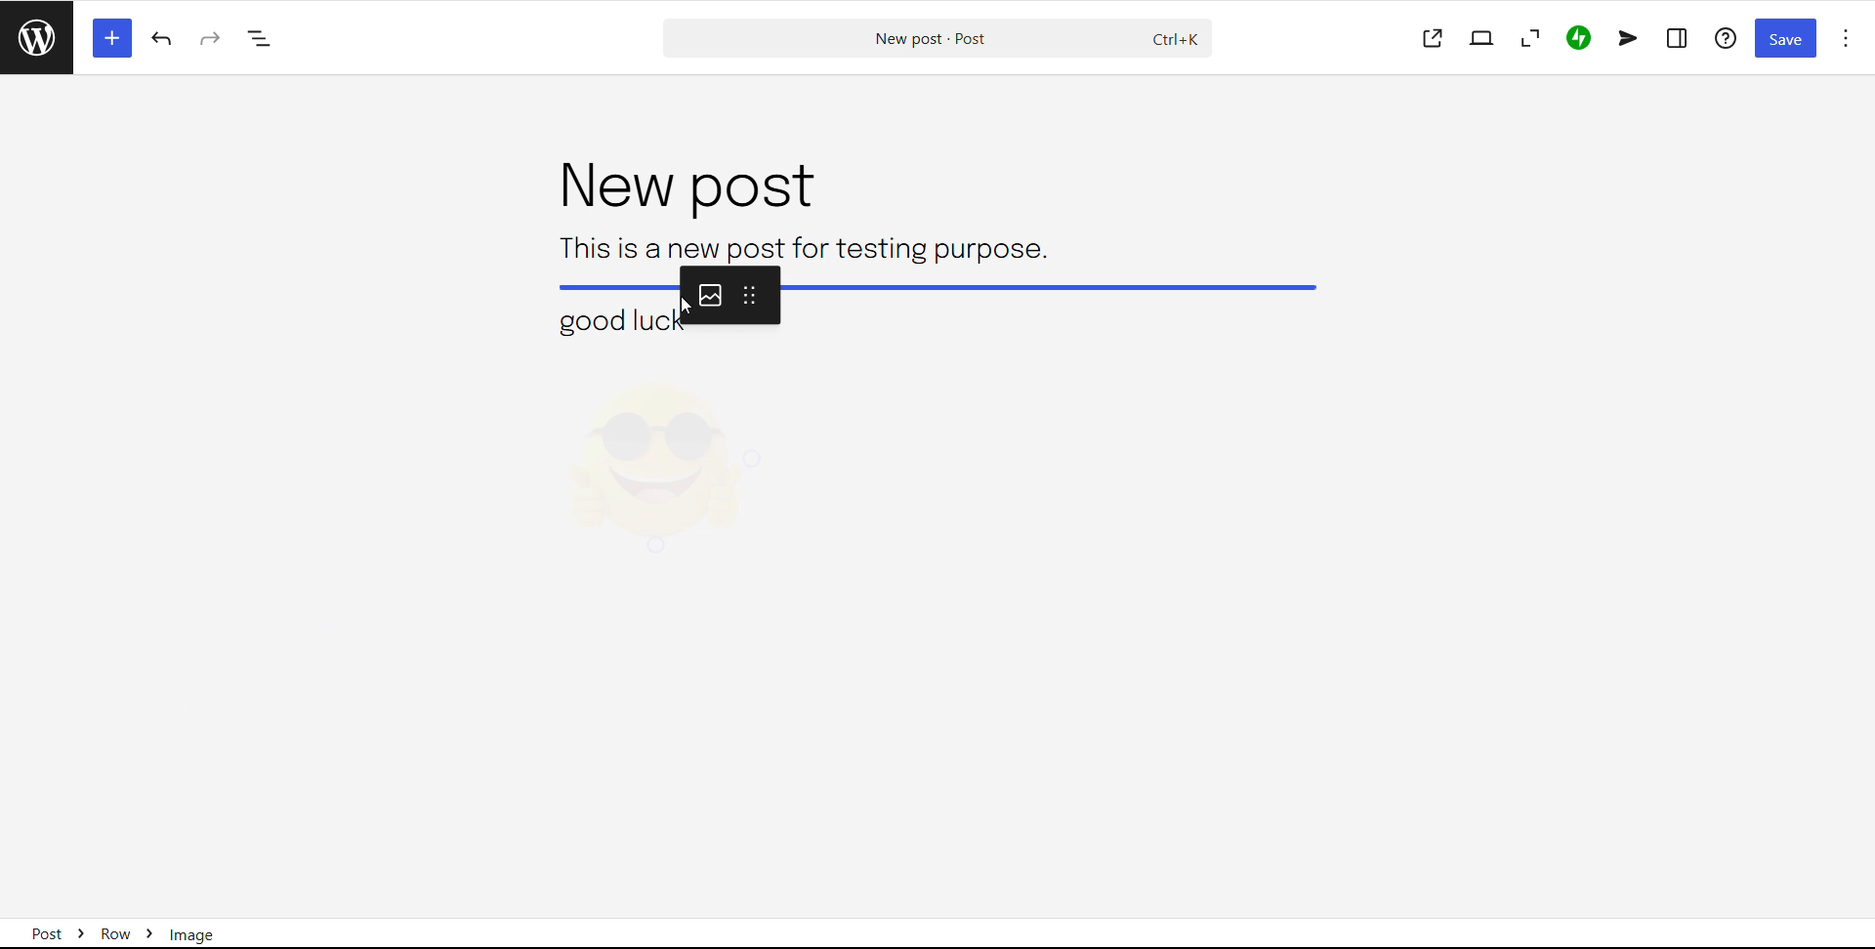  What do you see at coordinates (1528, 38) in the screenshot?
I see `zoom out` at bounding box center [1528, 38].